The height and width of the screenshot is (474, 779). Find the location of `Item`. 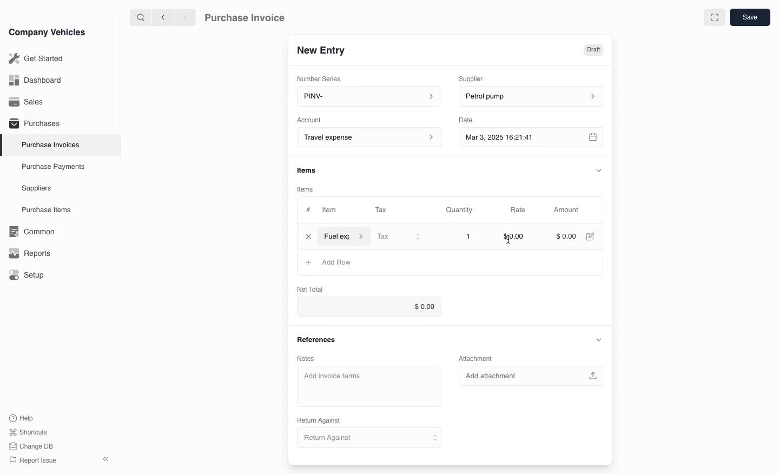

Item is located at coordinates (328, 211).